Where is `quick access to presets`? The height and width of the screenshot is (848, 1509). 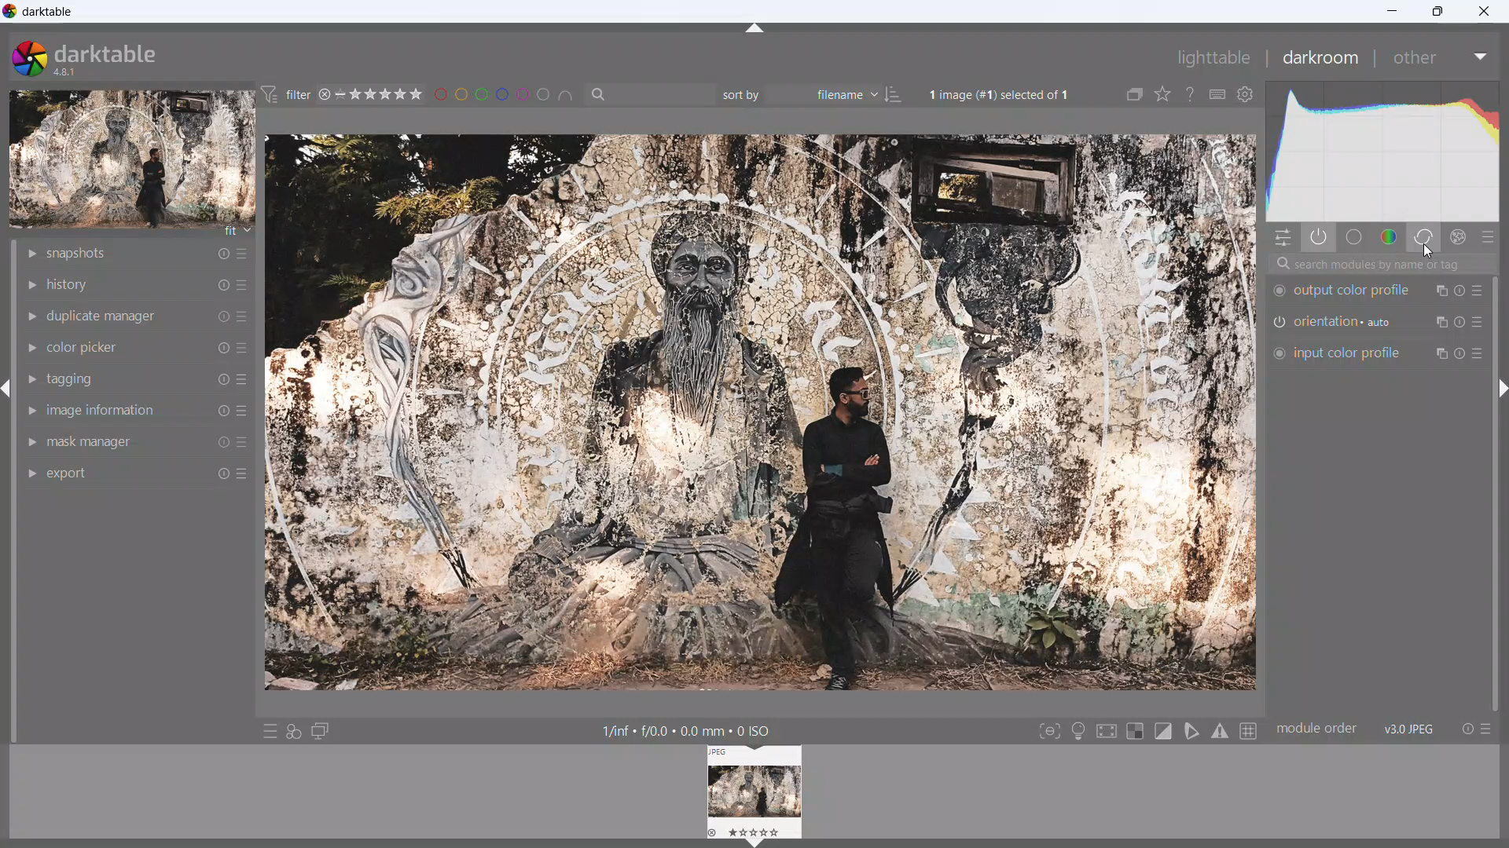 quick access to presets is located at coordinates (270, 731).